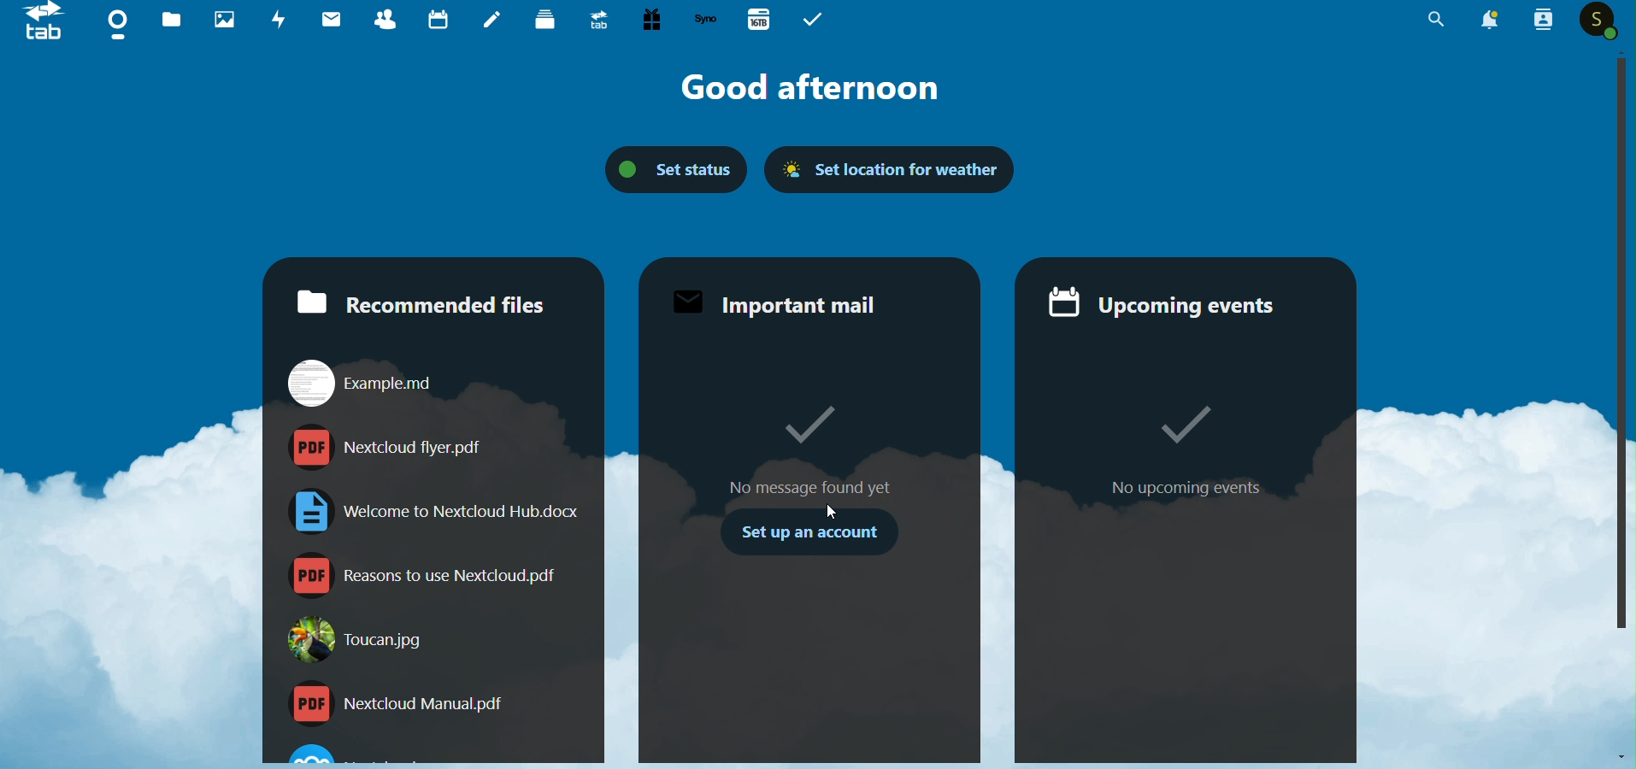  I want to click on Activity, so click(273, 19).